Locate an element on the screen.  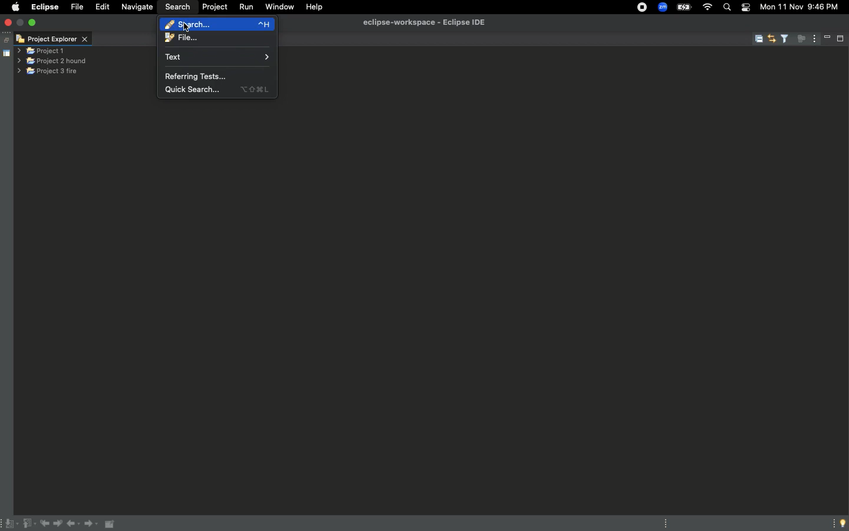
Run is located at coordinates (245, 7).